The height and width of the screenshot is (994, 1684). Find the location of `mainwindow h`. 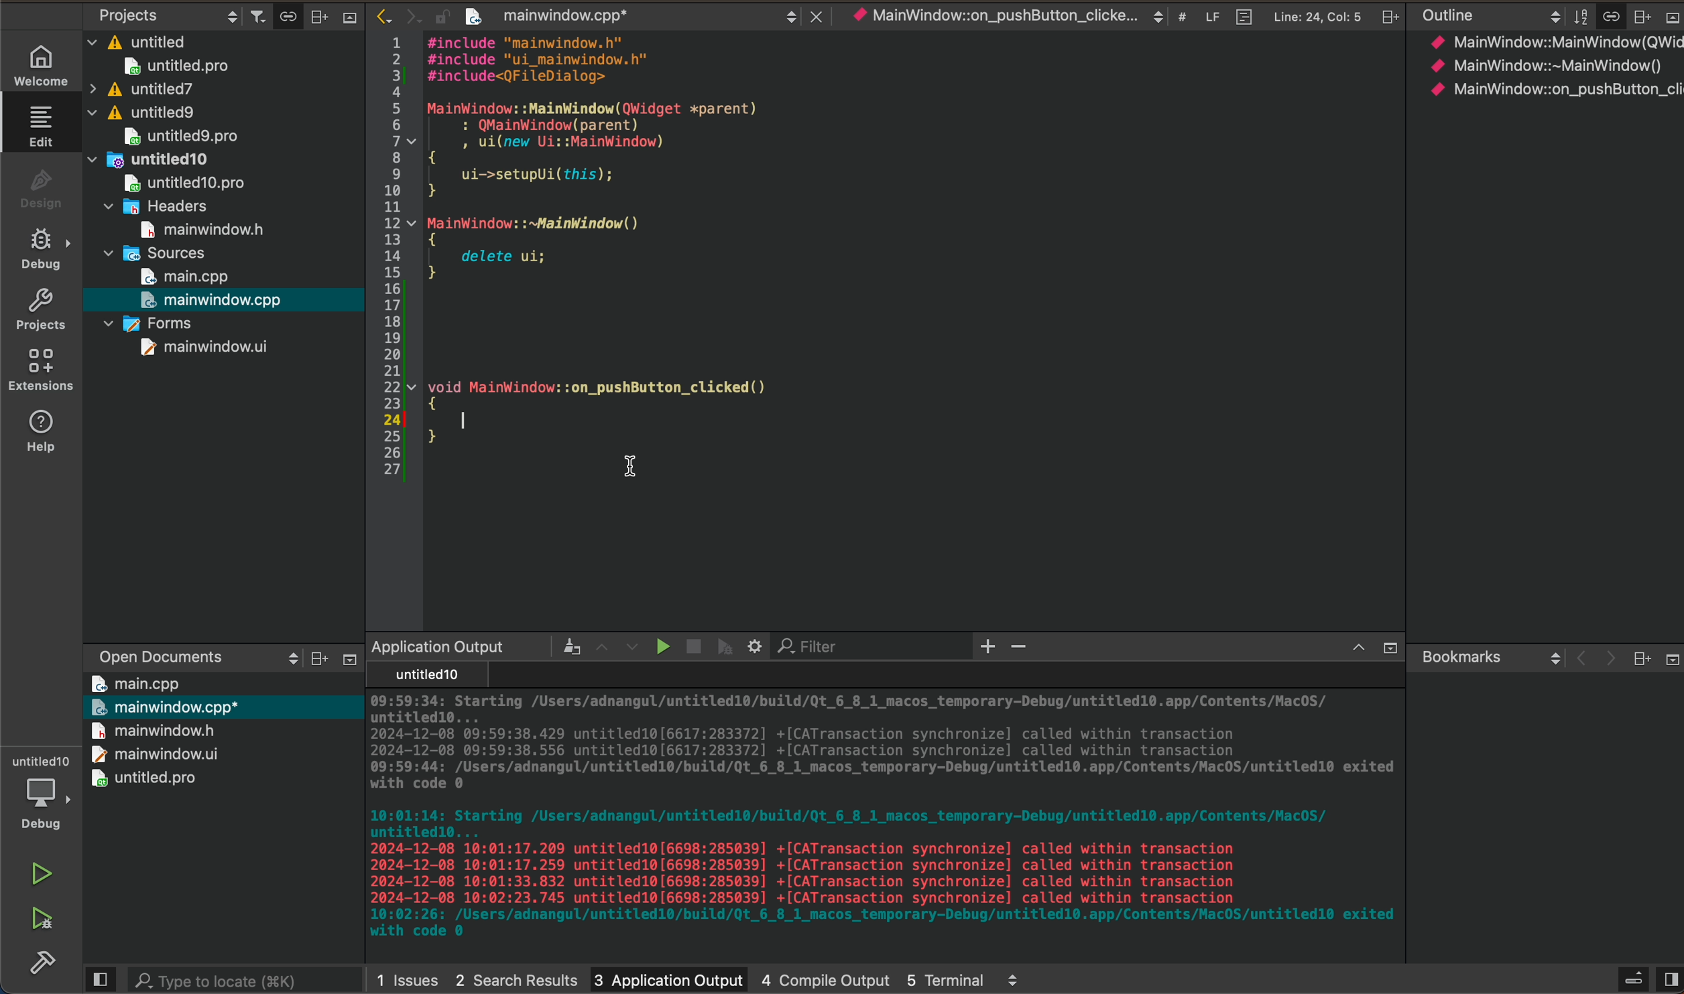

mainwindow h is located at coordinates (205, 227).